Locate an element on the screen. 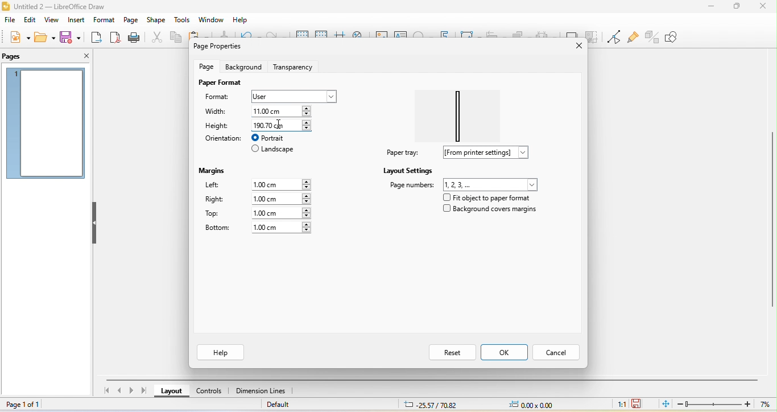  page number is located at coordinates (464, 184).